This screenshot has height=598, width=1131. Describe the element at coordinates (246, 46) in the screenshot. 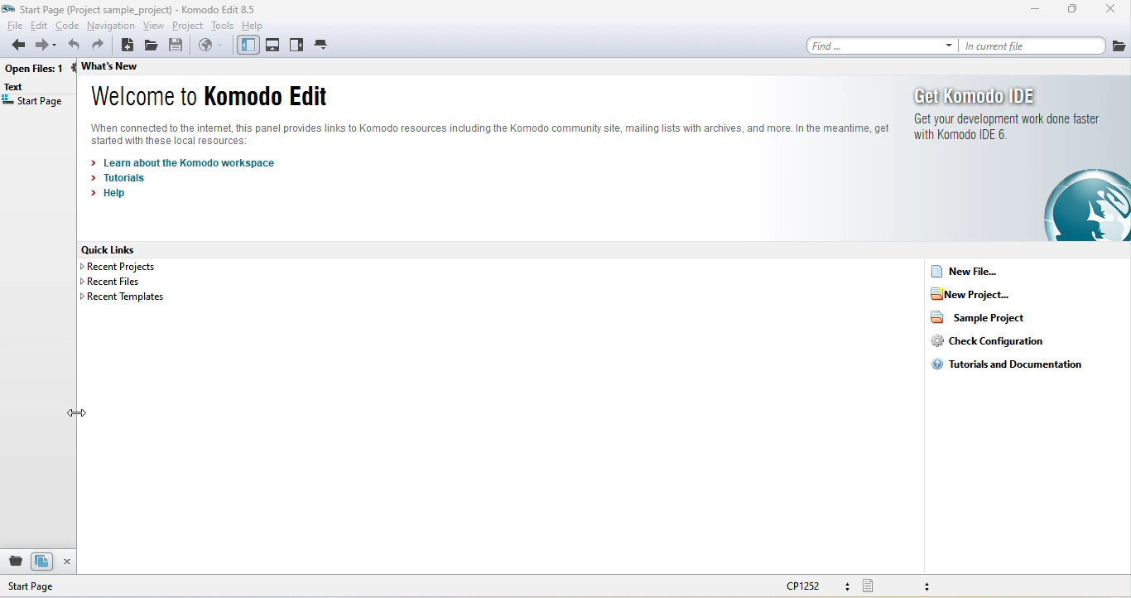

I see `left pane` at that location.